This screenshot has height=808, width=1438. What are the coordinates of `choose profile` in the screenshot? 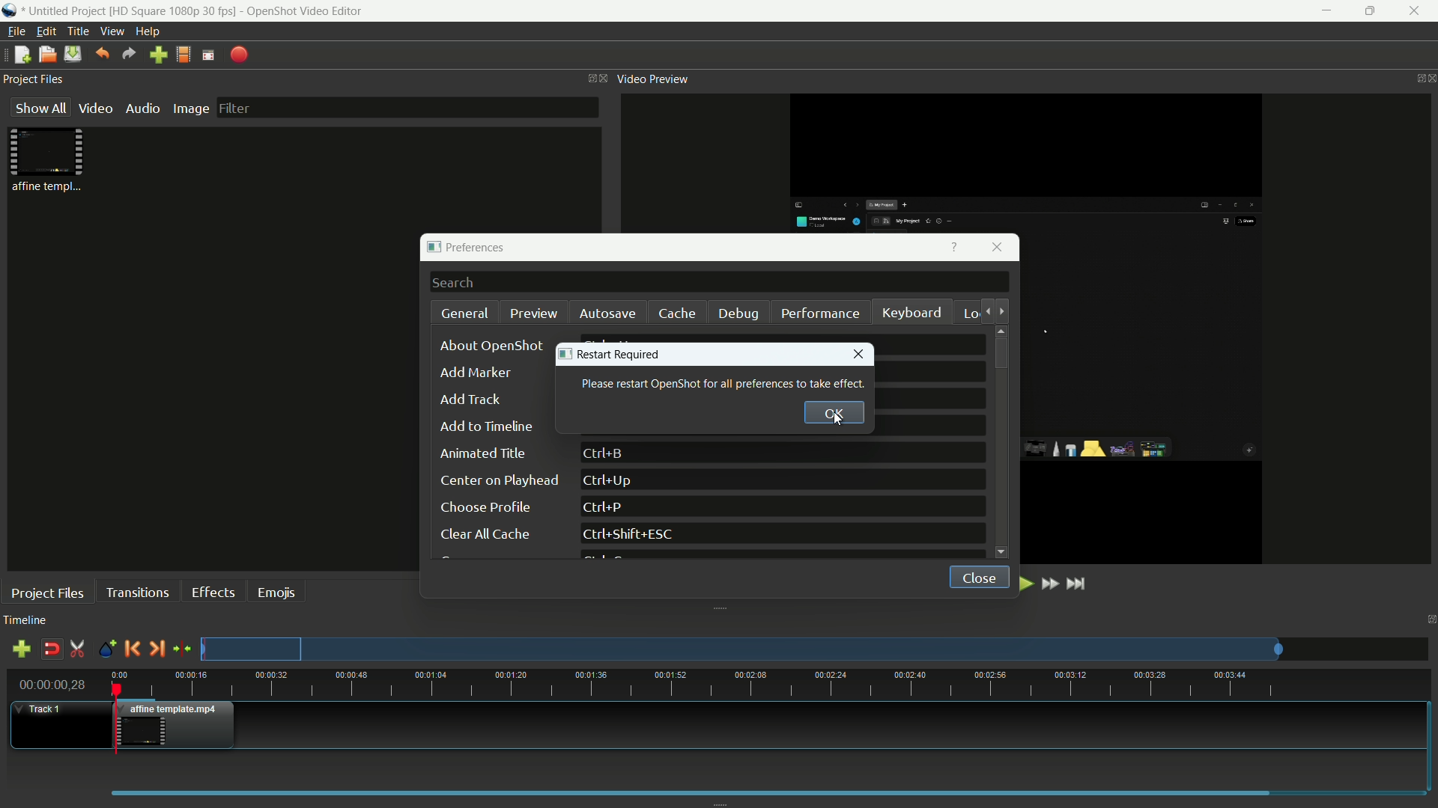 It's located at (485, 507).